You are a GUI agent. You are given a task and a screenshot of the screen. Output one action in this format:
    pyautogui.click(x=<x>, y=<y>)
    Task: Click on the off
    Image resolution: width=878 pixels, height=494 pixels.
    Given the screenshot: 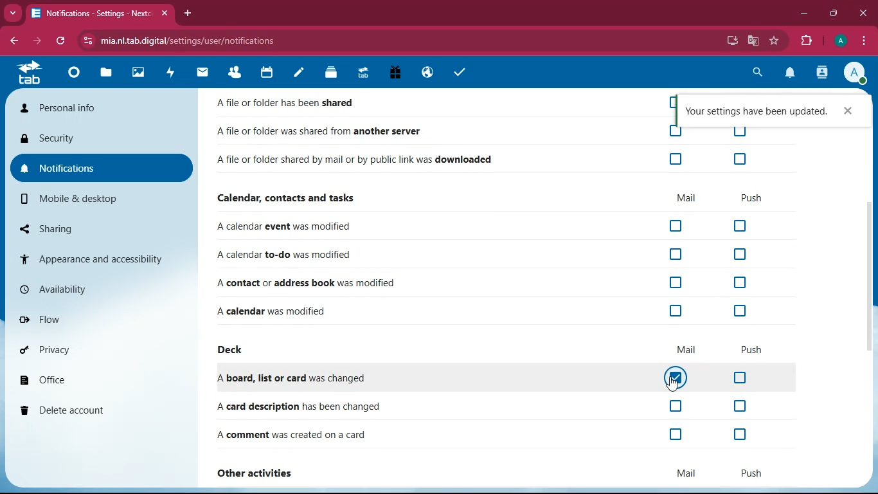 What is the action you would take?
    pyautogui.click(x=674, y=133)
    